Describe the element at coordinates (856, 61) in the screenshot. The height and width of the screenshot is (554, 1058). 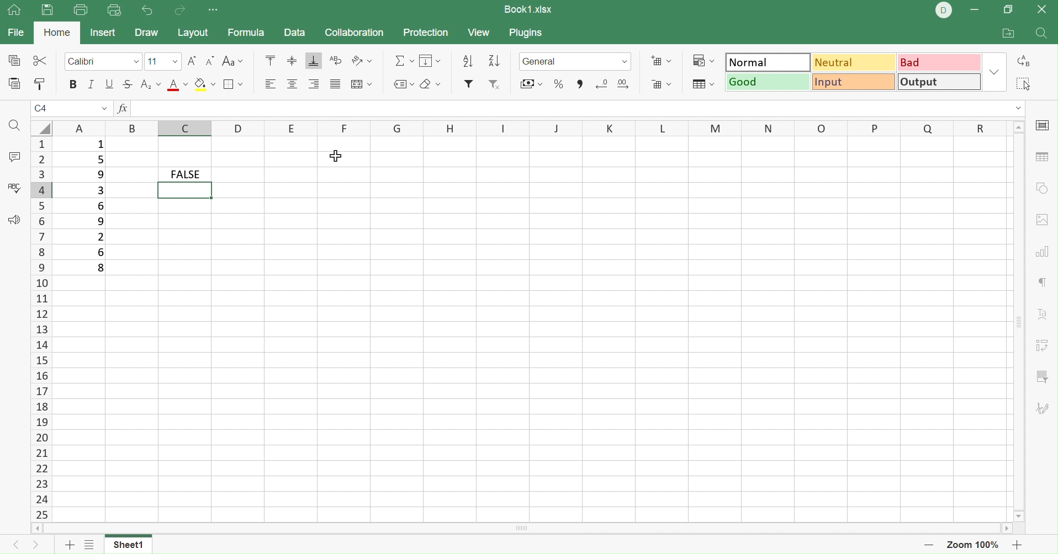
I see `Neutral` at that location.